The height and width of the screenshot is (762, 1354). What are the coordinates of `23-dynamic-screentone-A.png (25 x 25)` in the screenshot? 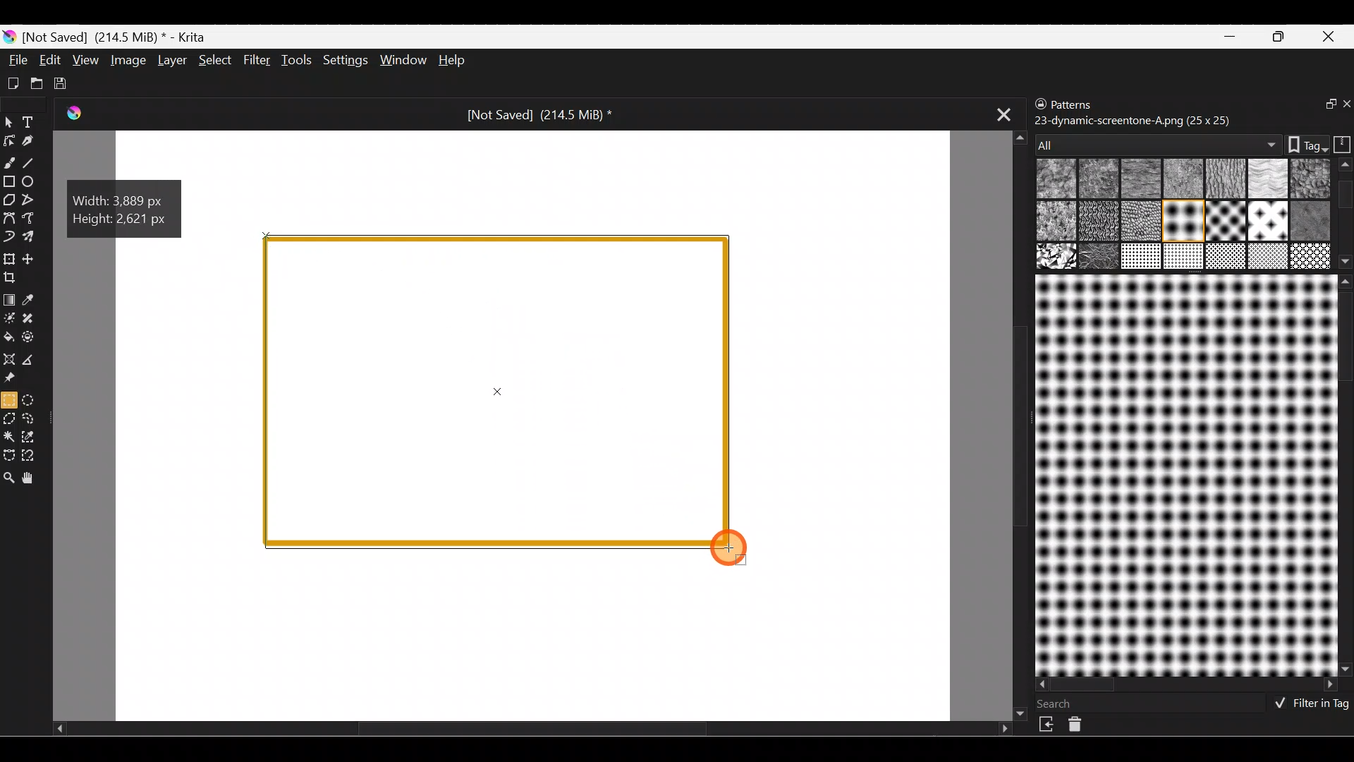 It's located at (1133, 119).